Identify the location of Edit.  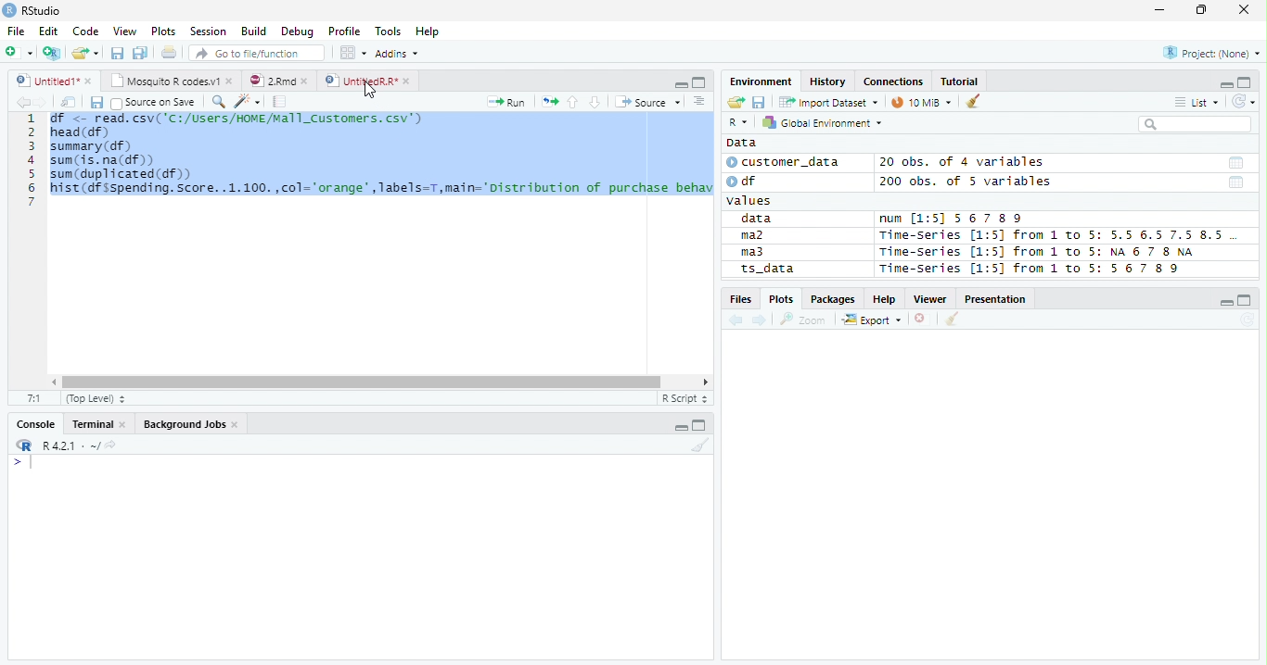
(47, 30).